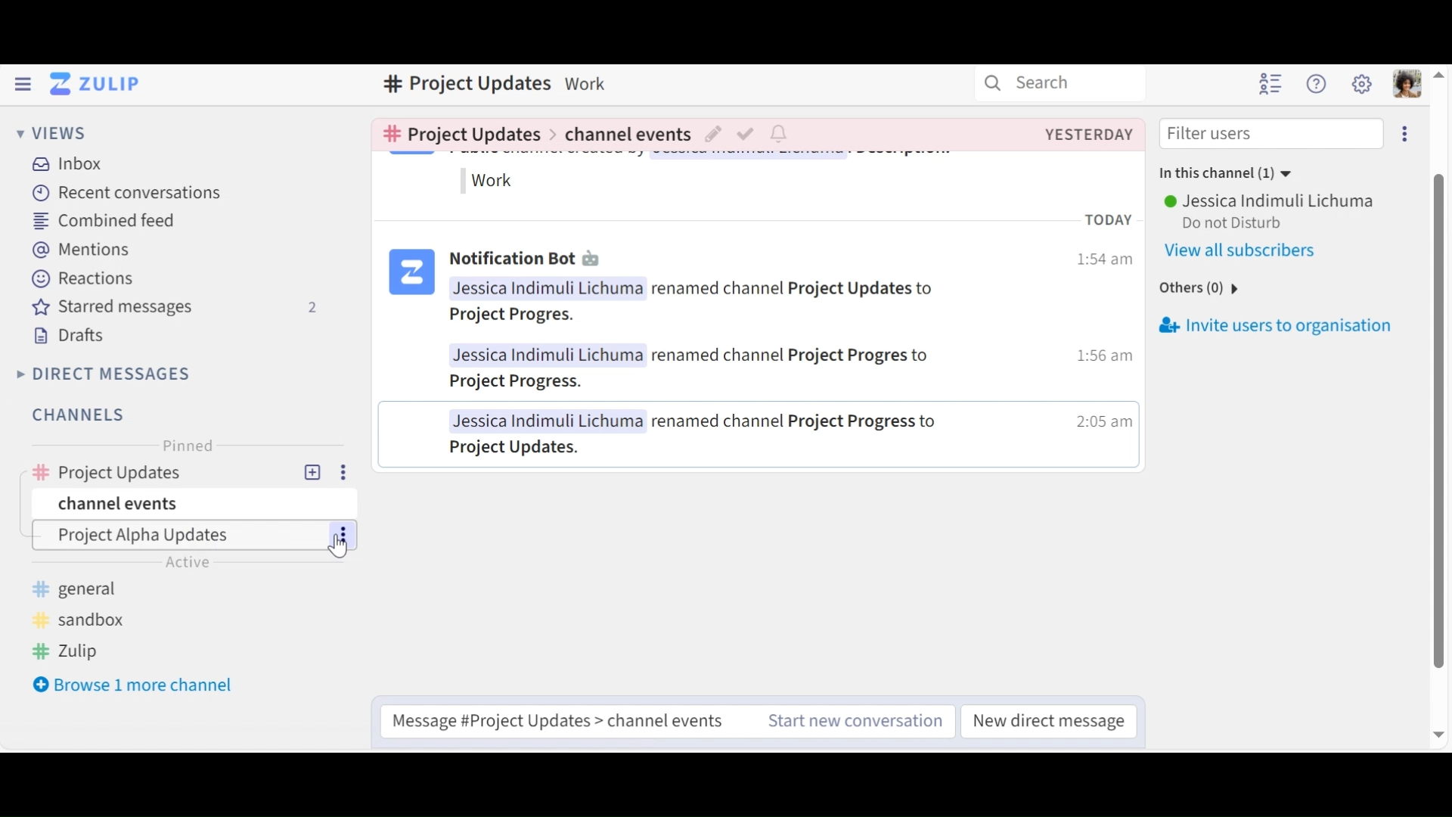 This screenshot has width=1452, height=817. Describe the element at coordinates (181, 473) in the screenshot. I see `Channel` at that location.